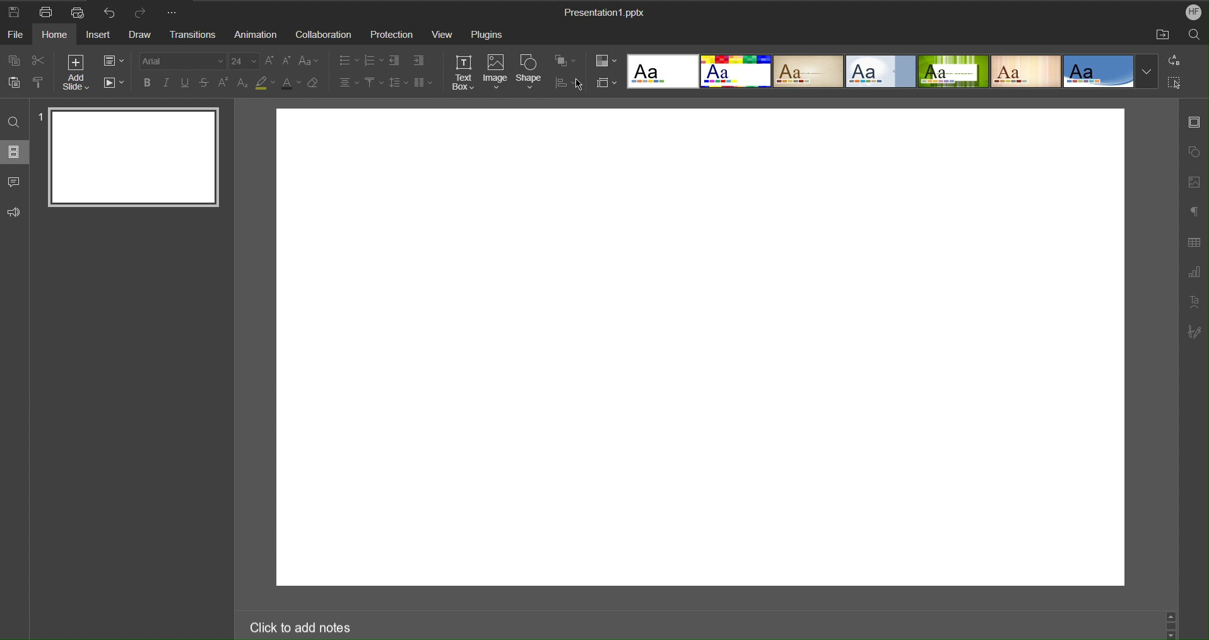 The height and width of the screenshot is (640, 1209). I want to click on Comments, so click(15, 182).